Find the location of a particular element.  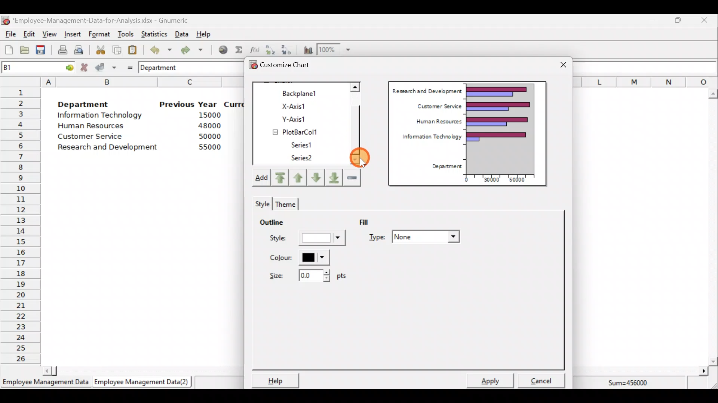

Print current file is located at coordinates (62, 50).